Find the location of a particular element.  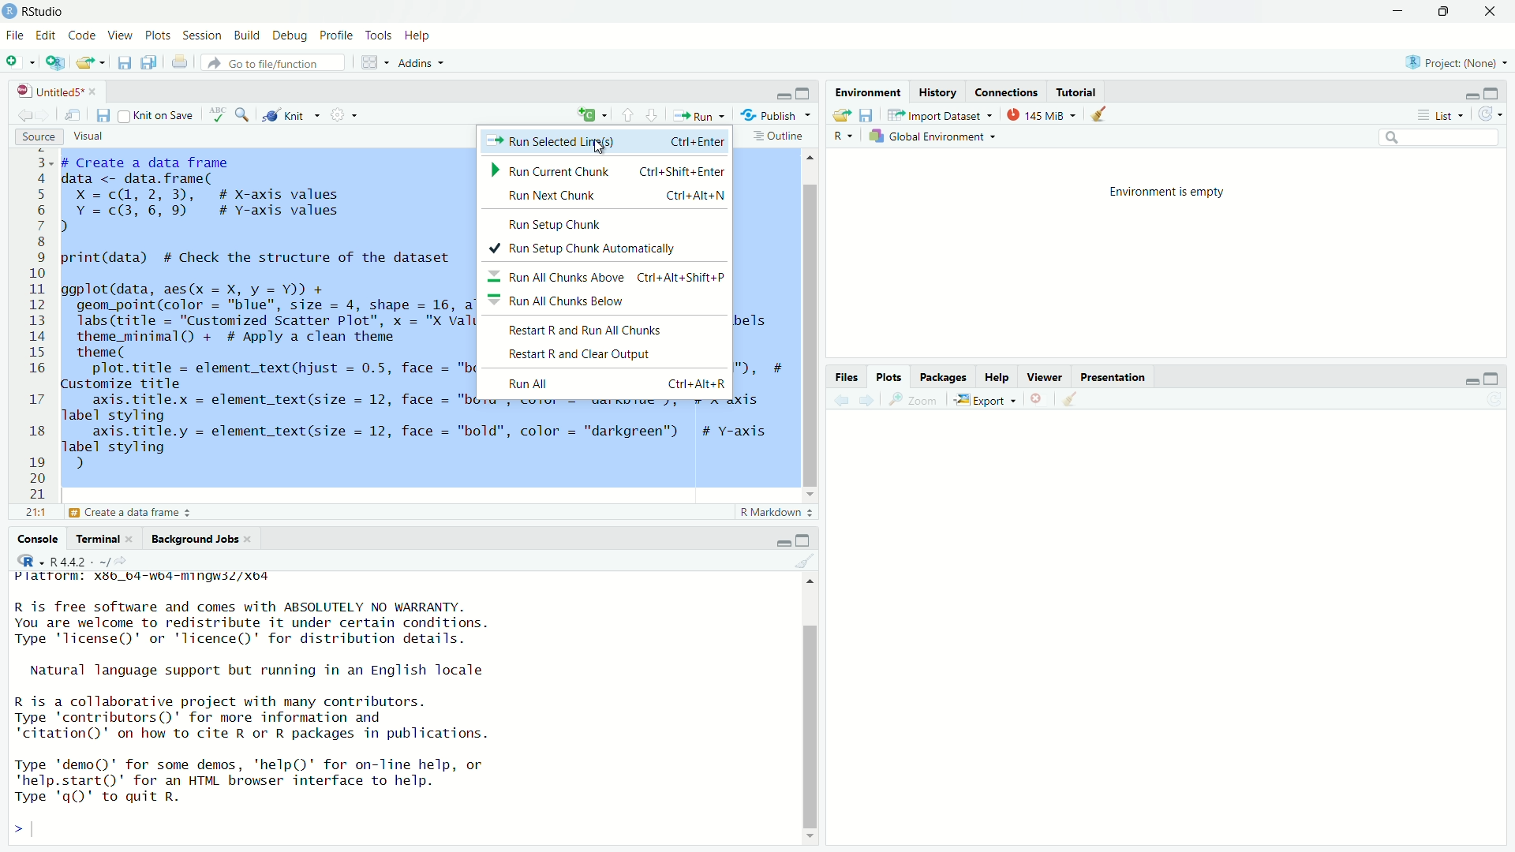

Files is located at coordinates (852, 378).